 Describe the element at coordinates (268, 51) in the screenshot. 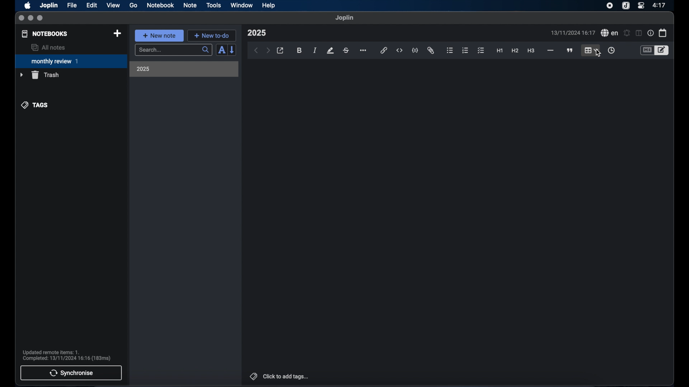

I see `forward` at that location.